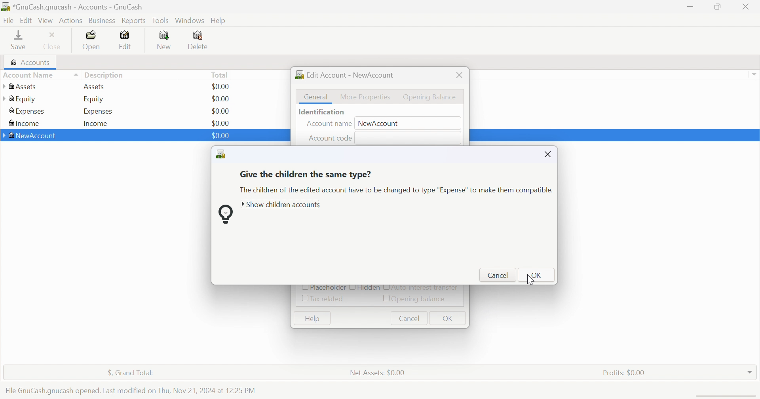  Describe the element at coordinates (220, 21) in the screenshot. I see `Help` at that location.